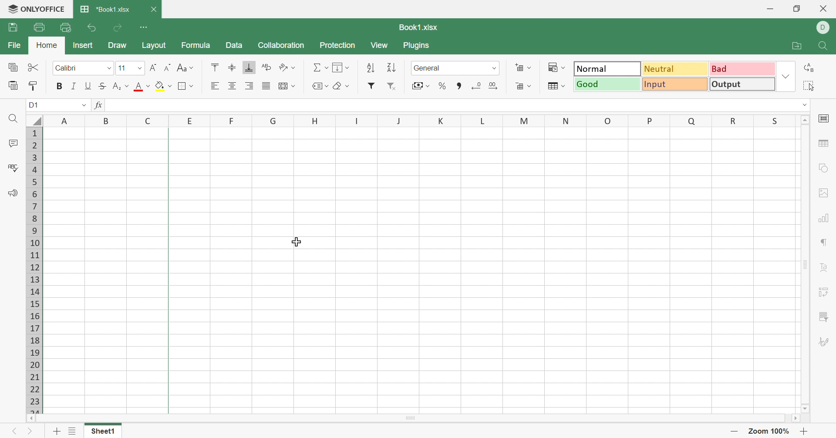 This screenshot has height=438, width=836. What do you see at coordinates (12, 168) in the screenshot?
I see `Check Spelling` at bounding box center [12, 168].